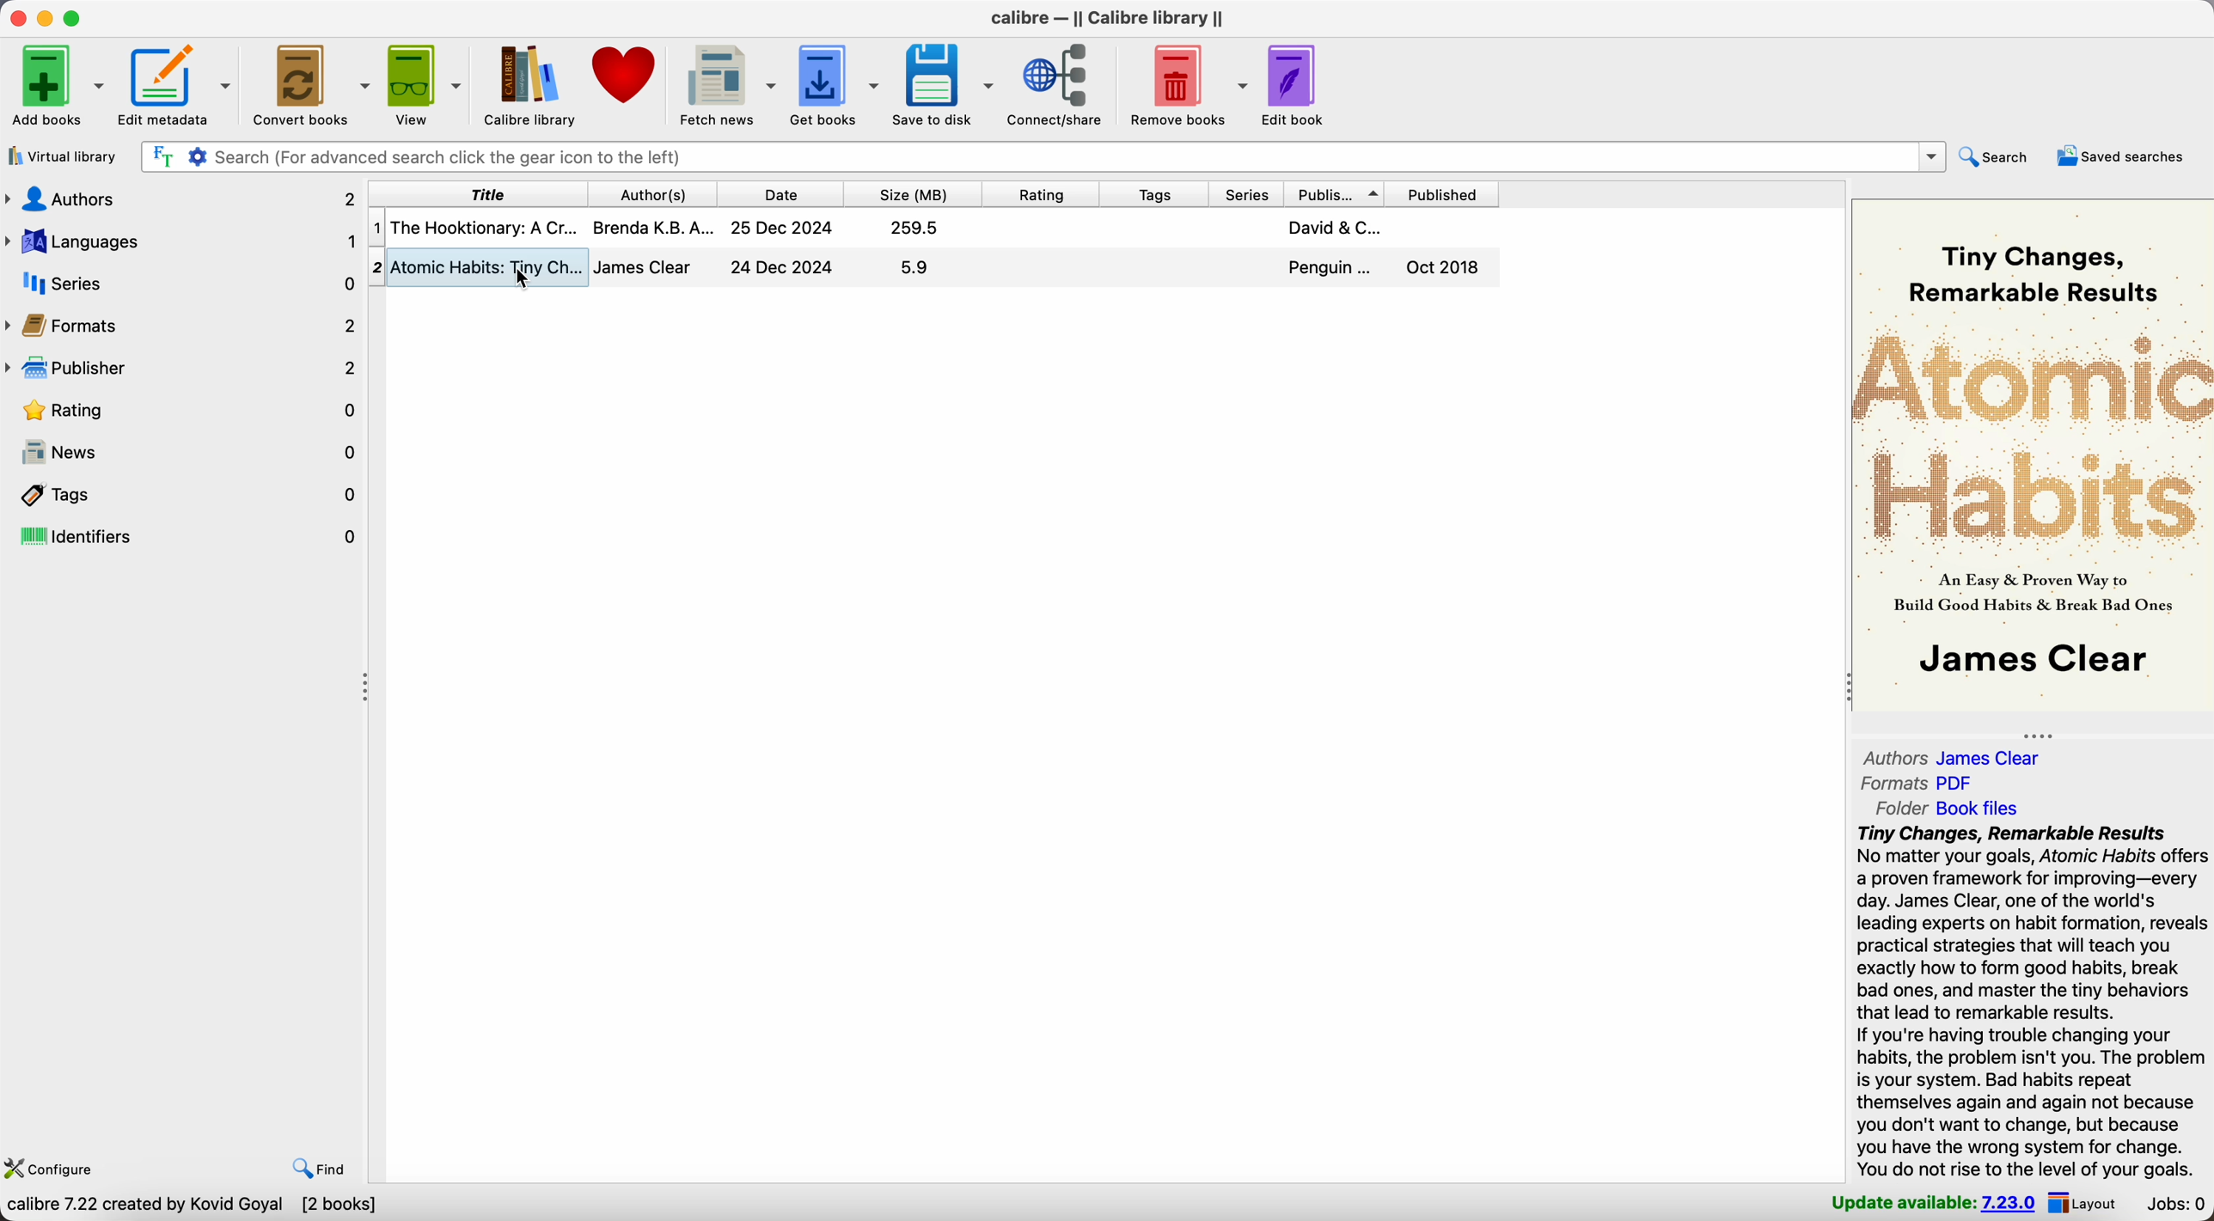 This screenshot has width=2214, height=1221. I want to click on 2| Atomic Habits: Tiny Ch..., so click(488, 266).